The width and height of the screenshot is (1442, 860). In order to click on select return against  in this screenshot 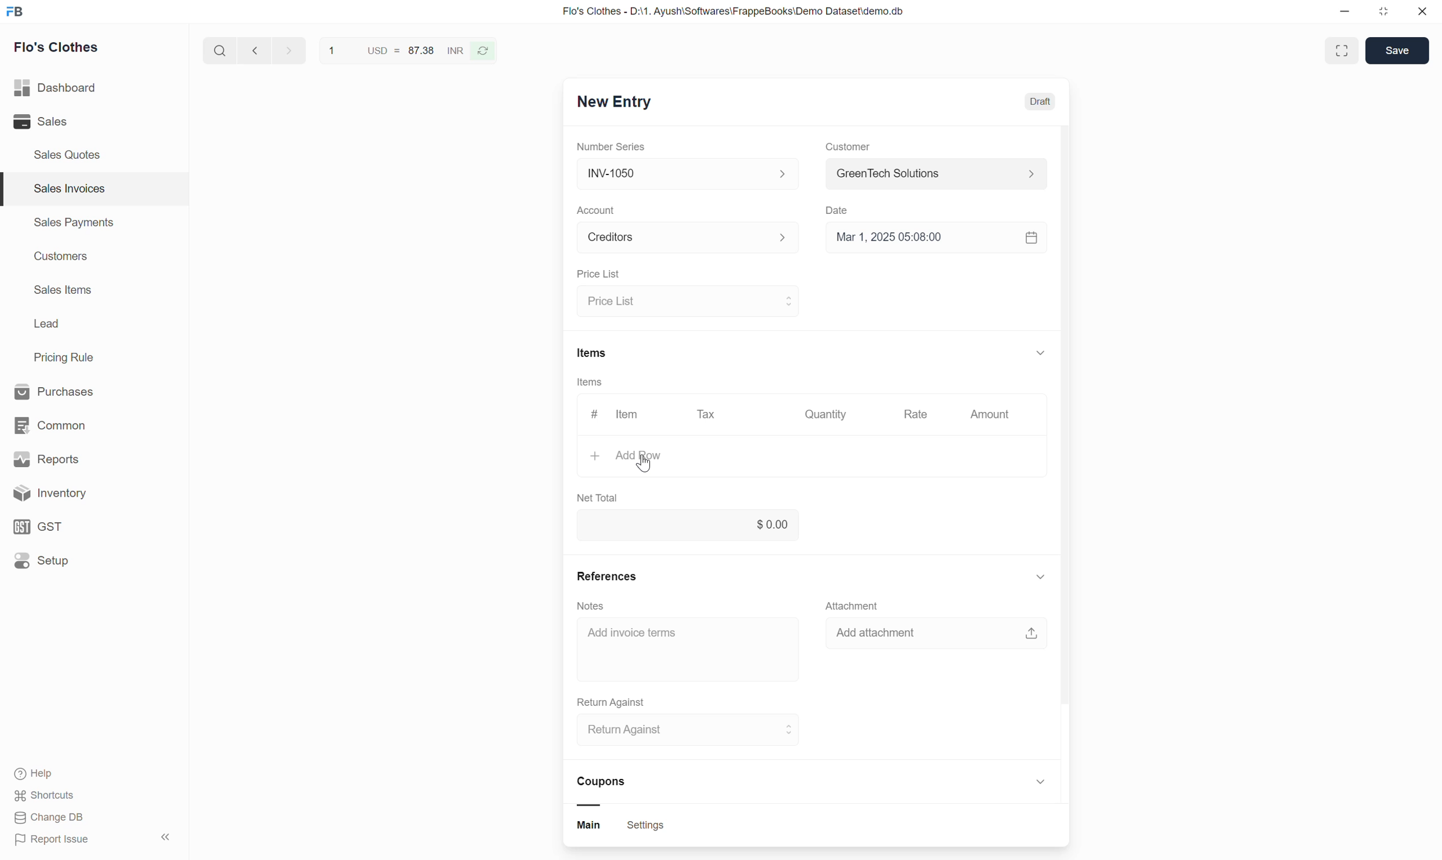, I will do `click(682, 733)`.